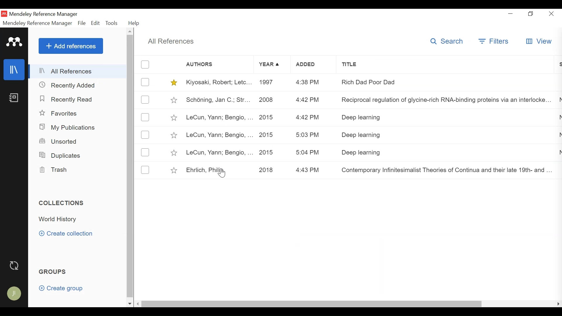  Describe the element at coordinates (219, 135) in the screenshot. I see `LeCun, Yann; Bengio, ...` at that location.